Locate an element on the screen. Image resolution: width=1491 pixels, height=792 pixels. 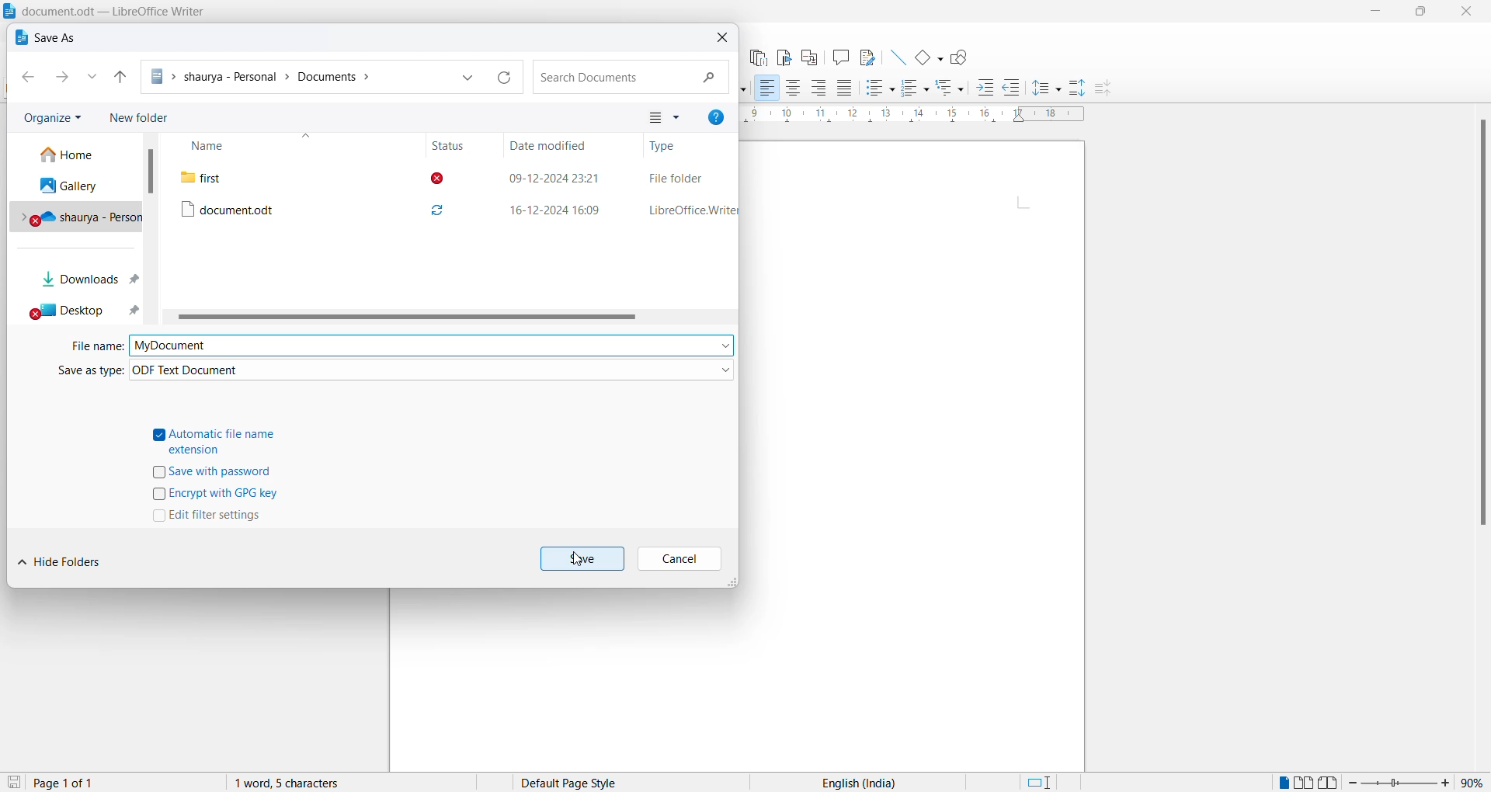
document.odt - libreoffice writer is located at coordinates (106, 11).